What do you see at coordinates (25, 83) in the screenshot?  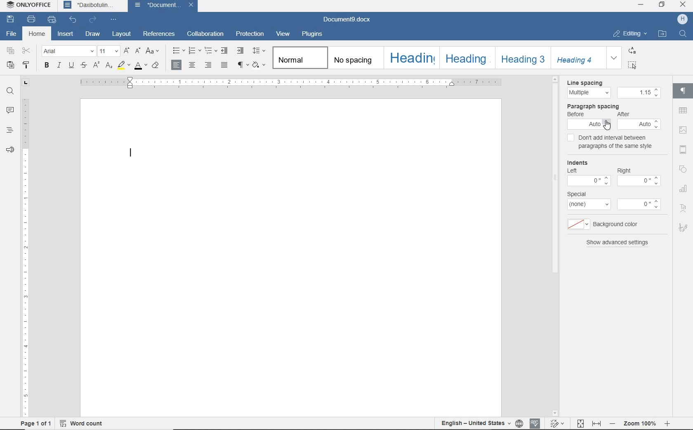 I see `tab stop` at bounding box center [25, 83].